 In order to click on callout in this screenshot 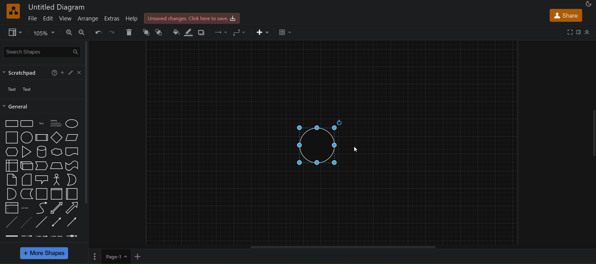, I will do `click(56, 180)`.